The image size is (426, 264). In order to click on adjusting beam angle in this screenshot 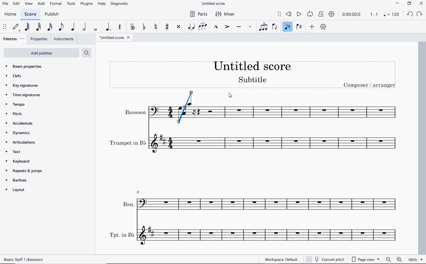, I will do `click(187, 109)`.